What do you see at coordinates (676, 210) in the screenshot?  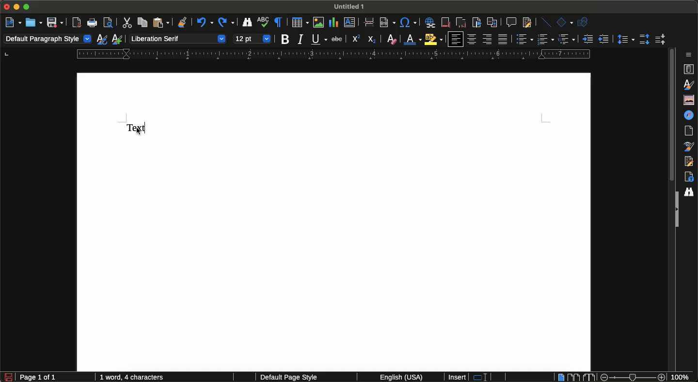 I see `Expand` at bounding box center [676, 210].